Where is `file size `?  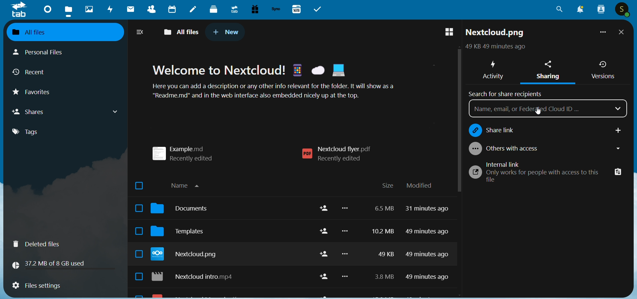 file size  is located at coordinates (381, 245).